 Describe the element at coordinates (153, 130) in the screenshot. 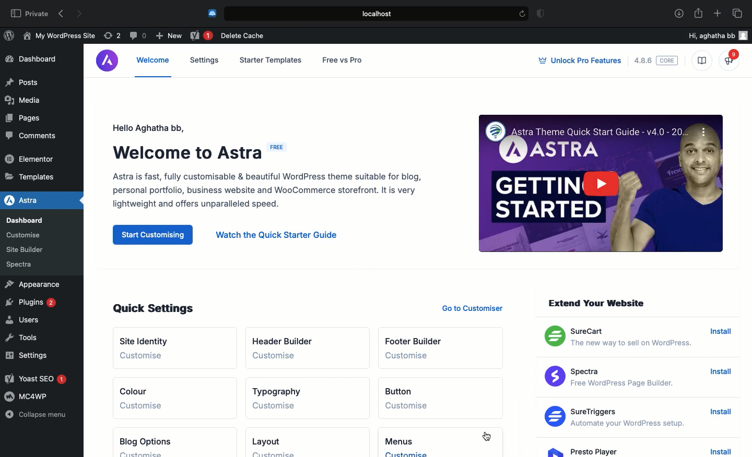

I see `Hello user` at that location.